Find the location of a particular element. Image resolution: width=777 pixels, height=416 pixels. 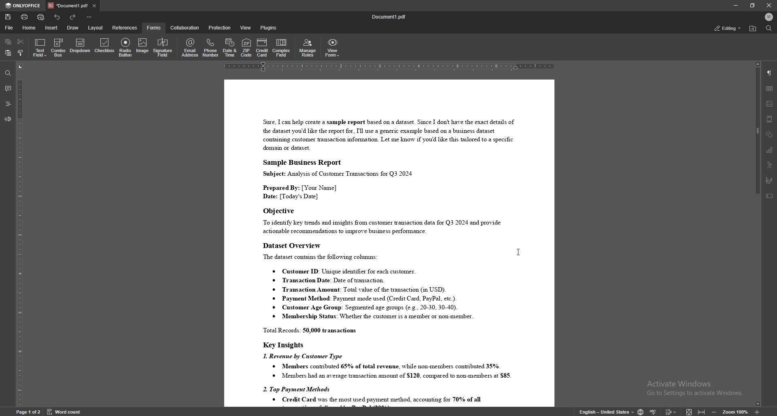

signature field is located at coordinates (163, 48).